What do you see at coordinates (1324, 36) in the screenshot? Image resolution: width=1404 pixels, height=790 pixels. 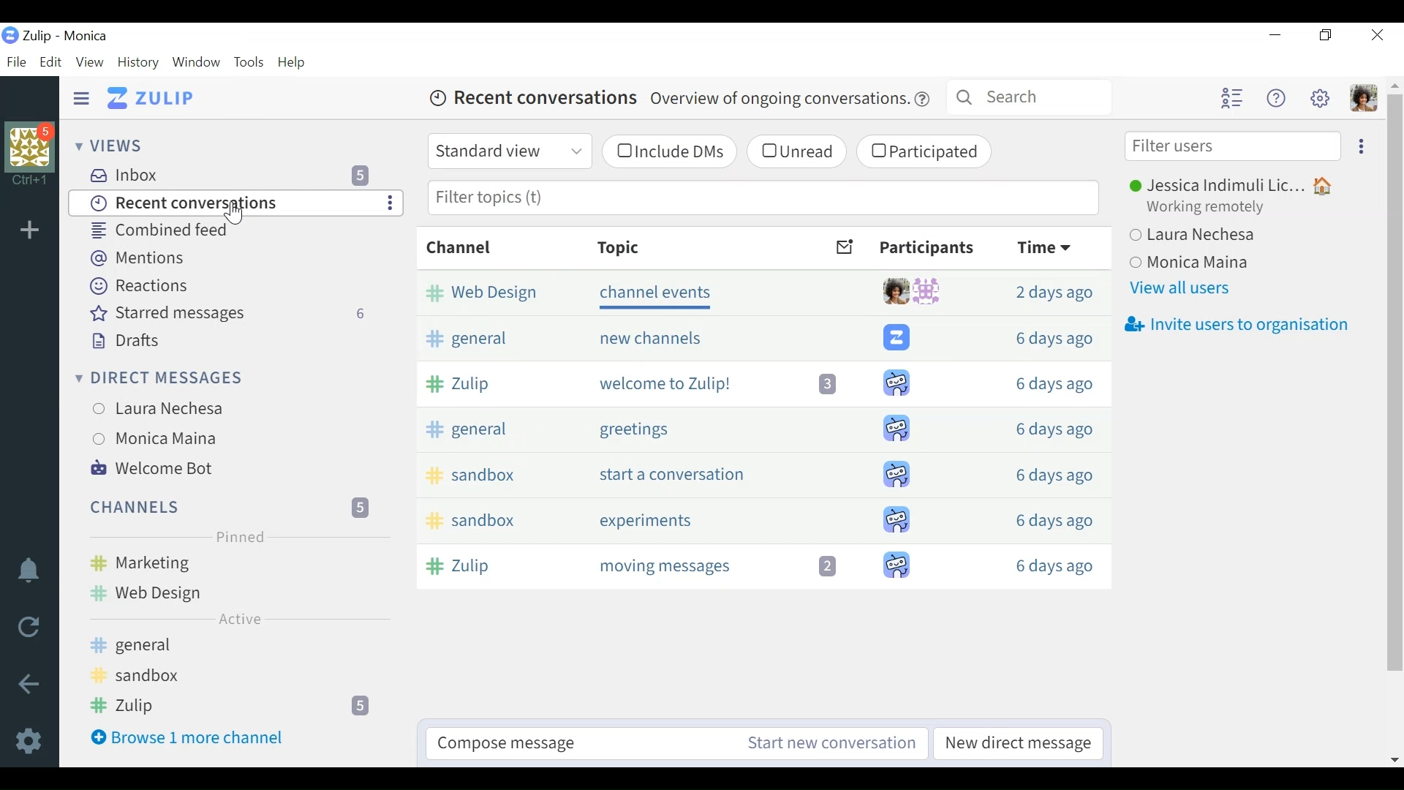 I see `Restore` at bounding box center [1324, 36].